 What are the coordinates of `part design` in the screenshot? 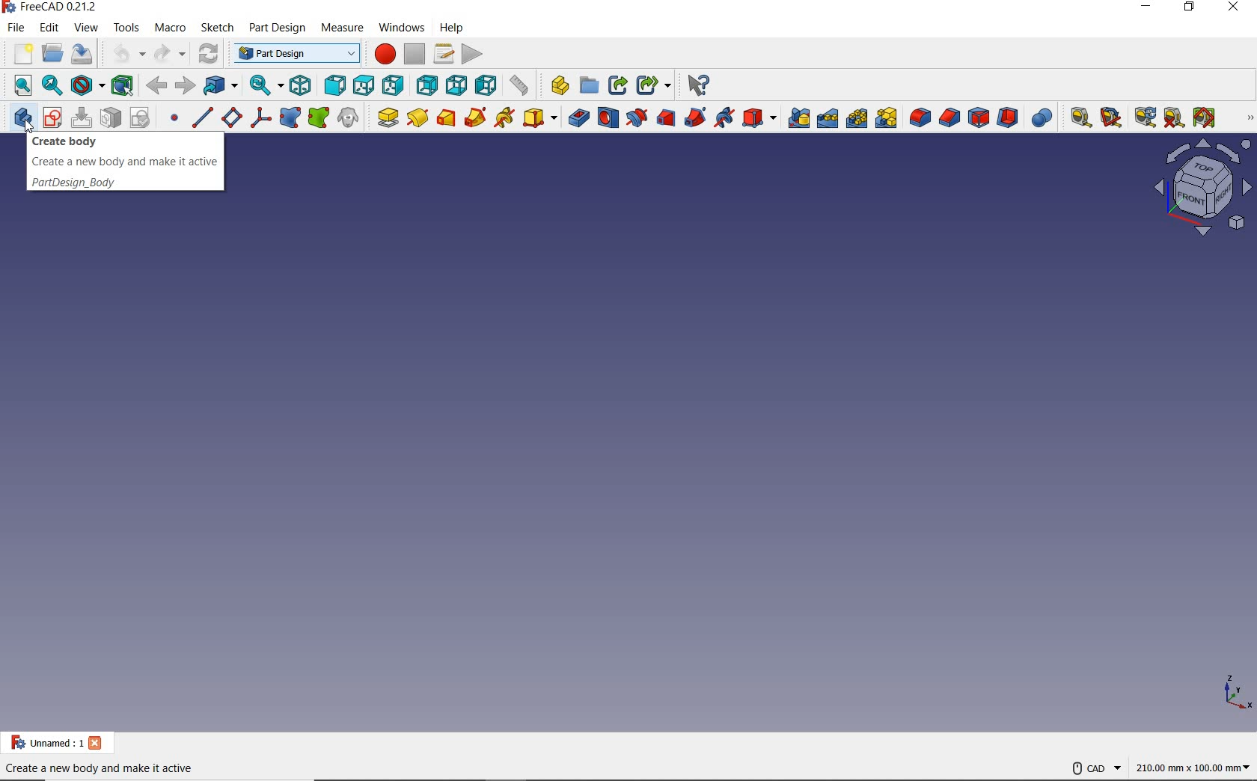 It's located at (293, 53).